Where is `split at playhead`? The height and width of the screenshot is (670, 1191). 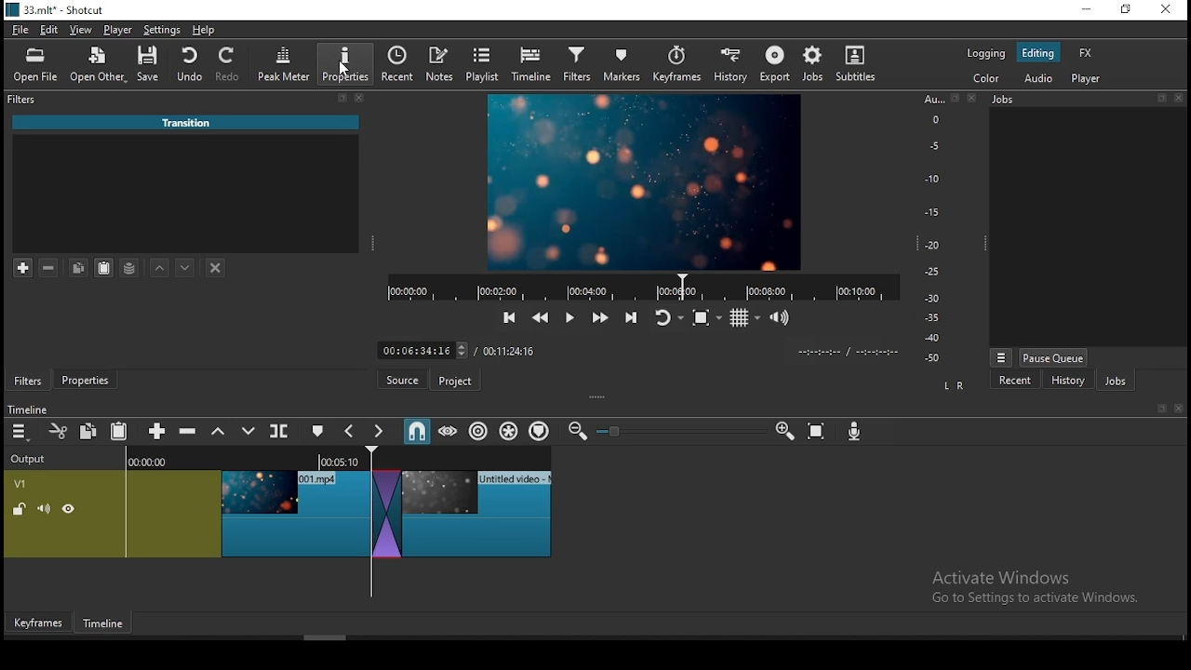
split at playhead is located at coordinates (281, 433).